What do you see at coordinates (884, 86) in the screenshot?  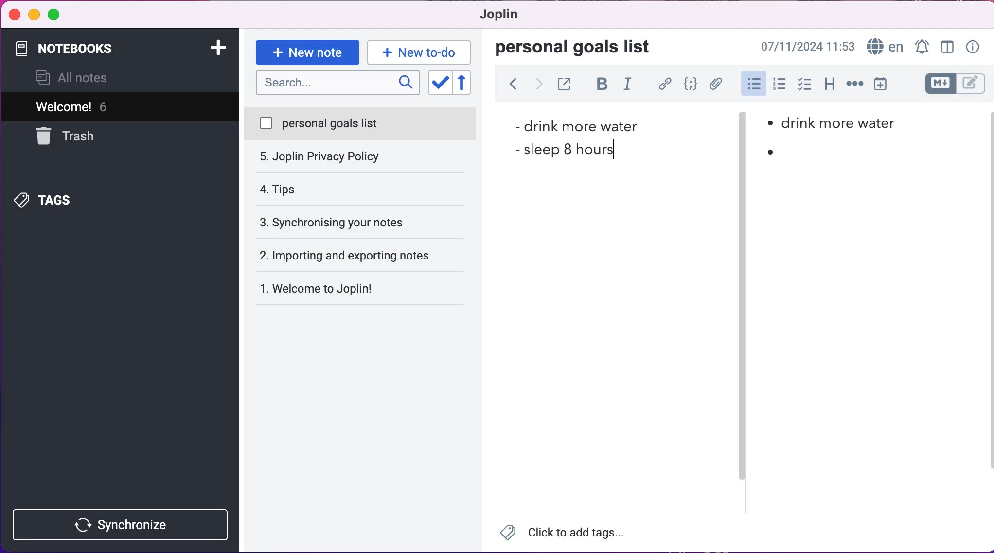 I see `insert time` at bounding box center [884, 86].